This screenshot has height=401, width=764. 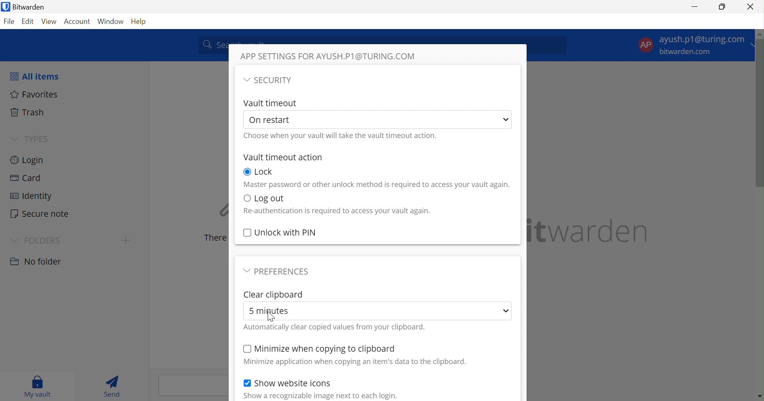 I want to click on Minimize, so click(x=693, y=8).